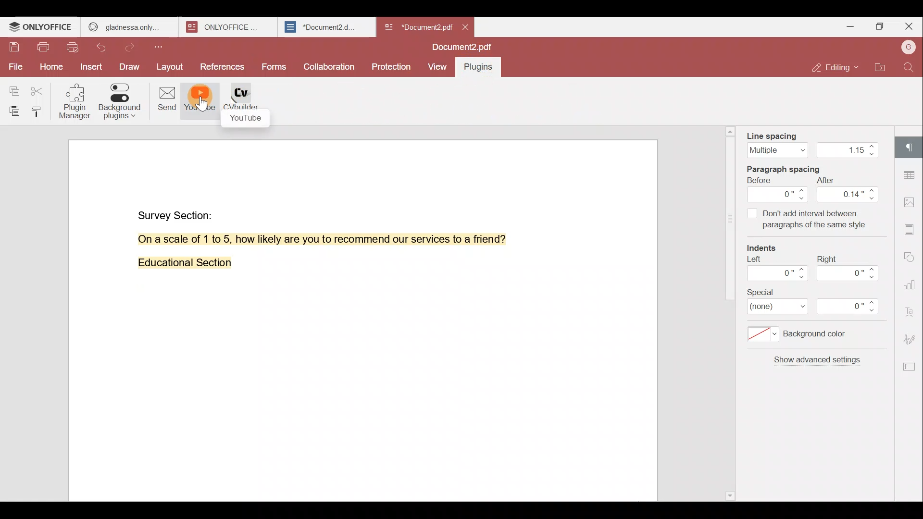 Image resolution: width=923 pixels, height=519 pixels. I want to click on CV builder, so click(247, 104).